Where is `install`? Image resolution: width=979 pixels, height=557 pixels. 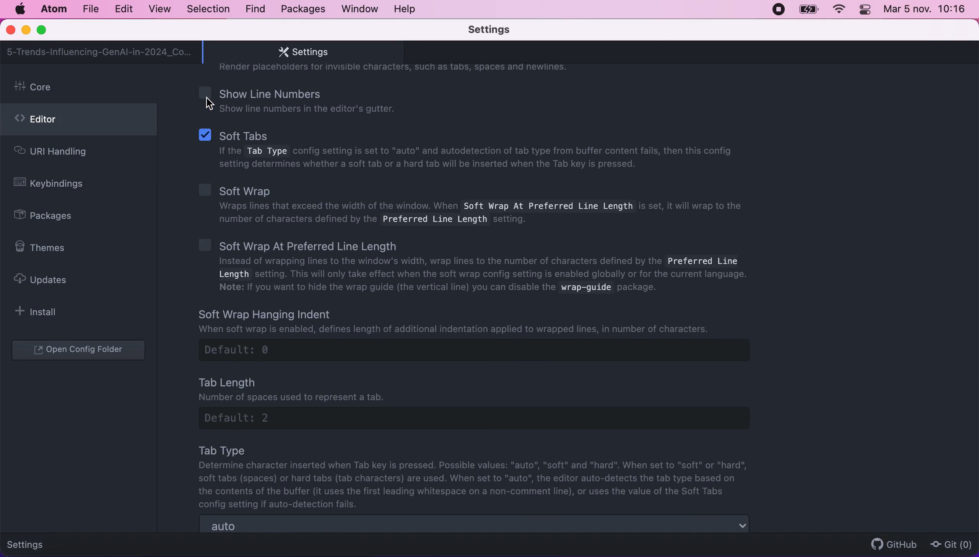 install is located at coordinates (41, 311).